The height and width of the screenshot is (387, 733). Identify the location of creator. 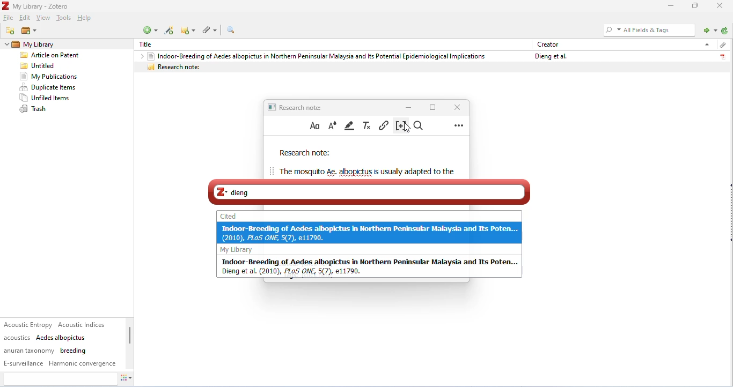
(548, 44).